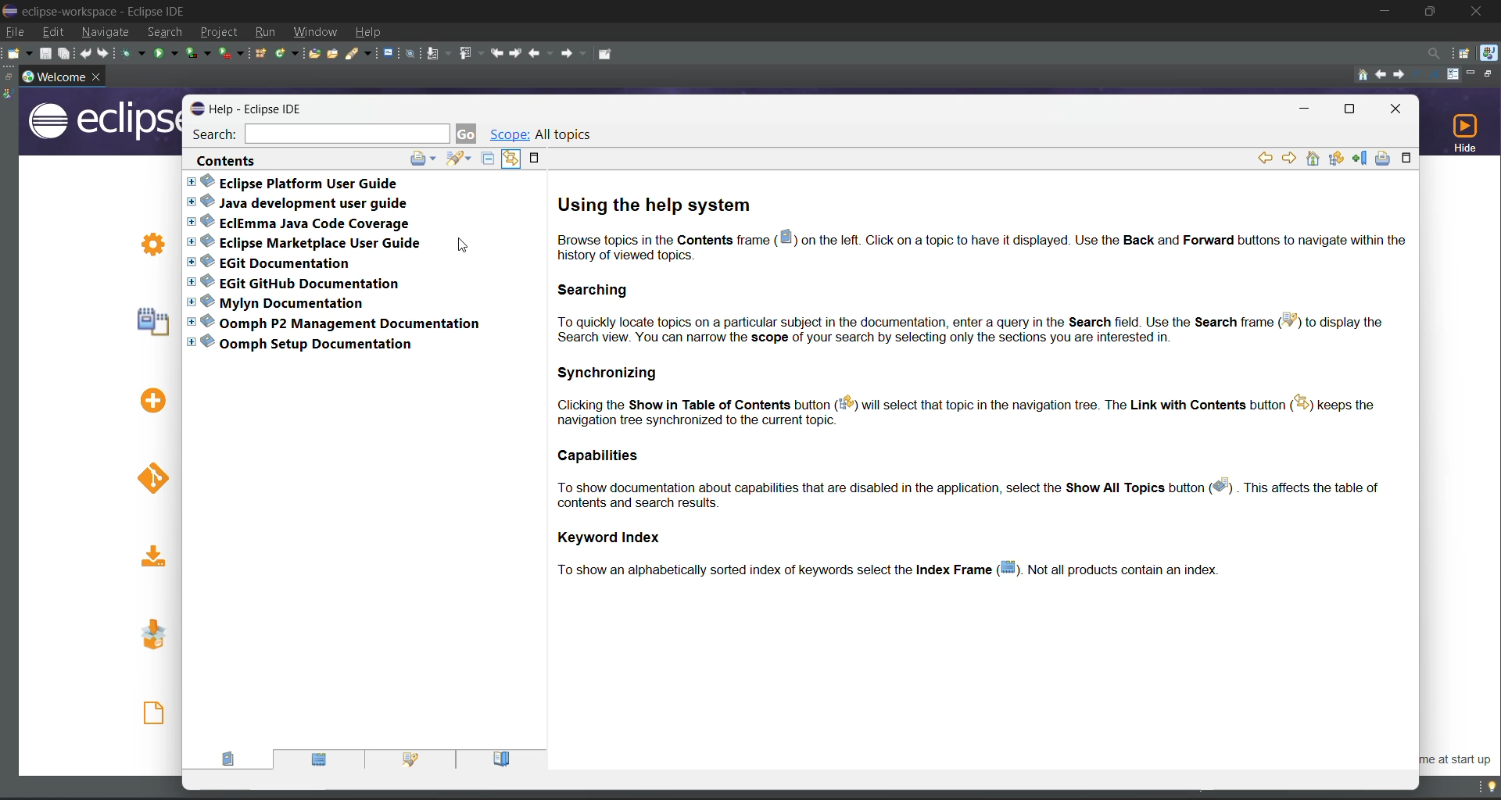 This screenshot has height=800, width=1501. What do you see at coordinates (300, 345) in the screenshot?
I see `Oomph setup documentation` at bounding box center [300, 345].